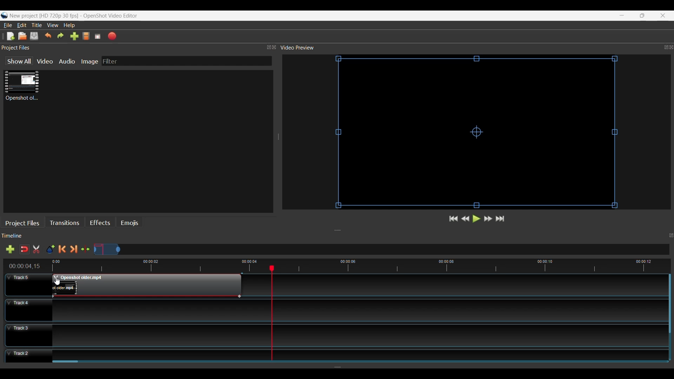  I want to click on Track Header, so click(28, 309).